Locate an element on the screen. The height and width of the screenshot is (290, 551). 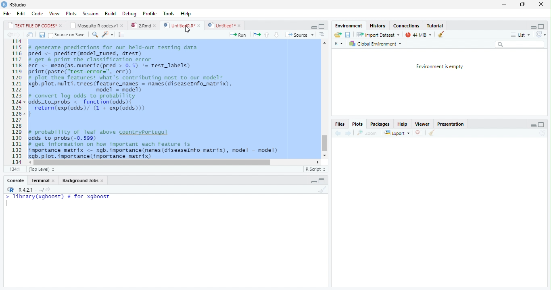
Close is located at coordinates (541, 4).